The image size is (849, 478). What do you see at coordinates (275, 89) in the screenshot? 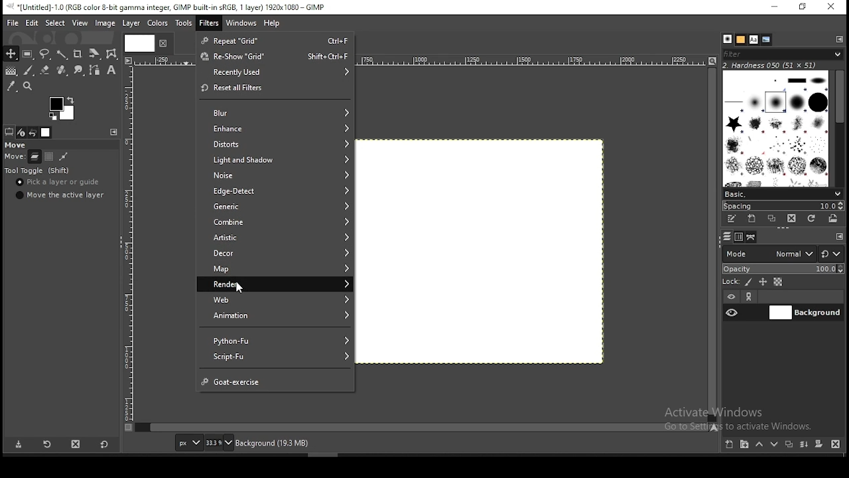
I see `reset all filters` at bounding box center [275, 89].